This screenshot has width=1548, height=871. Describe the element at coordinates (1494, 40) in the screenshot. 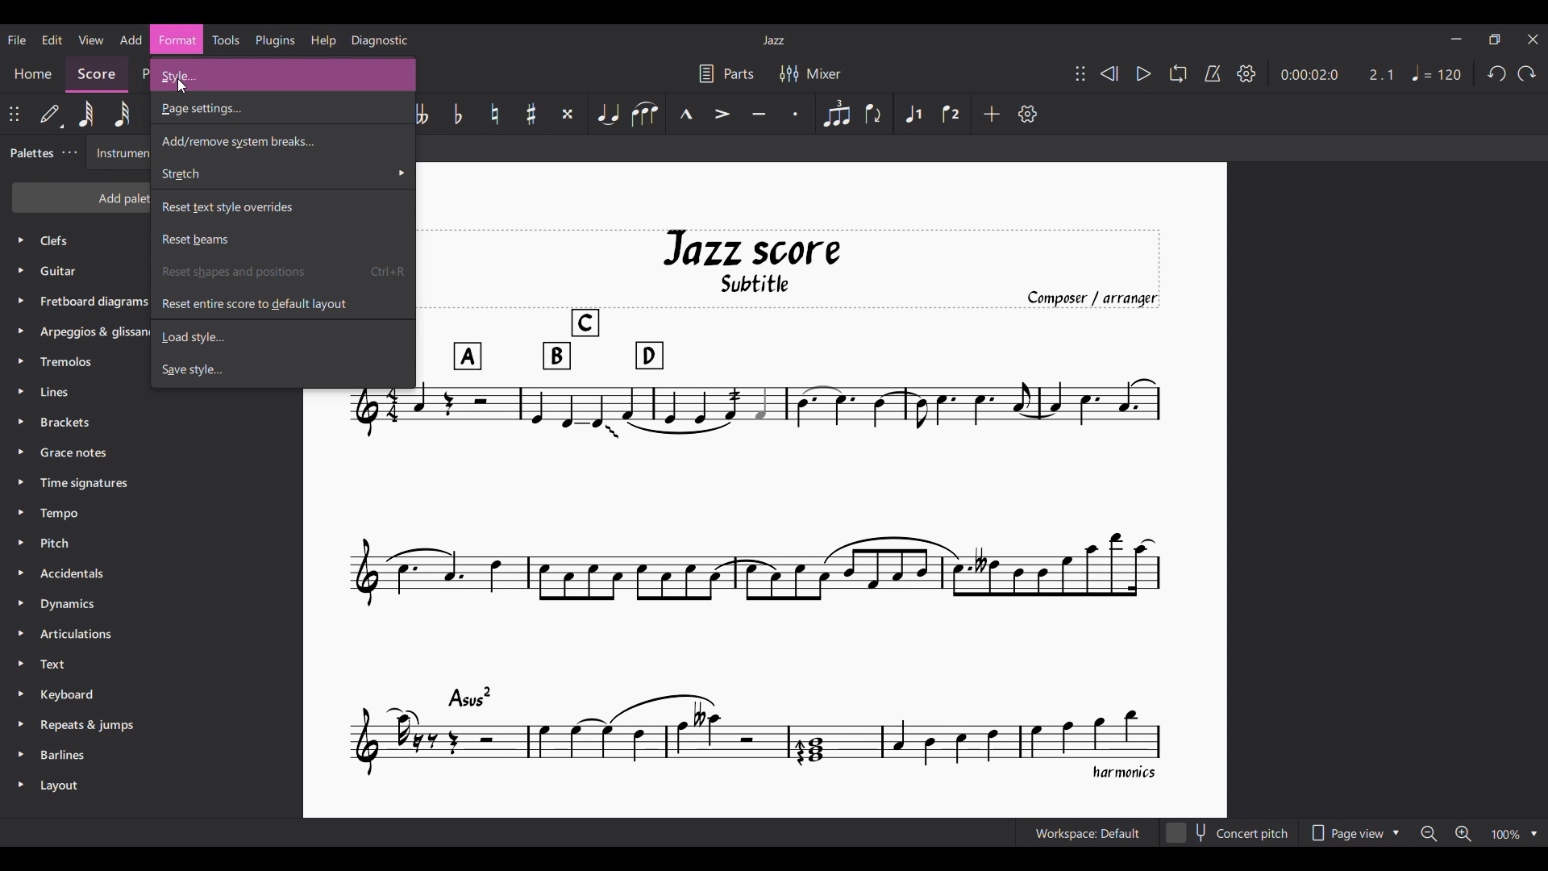

I see `Show in smaller tab` at that location.